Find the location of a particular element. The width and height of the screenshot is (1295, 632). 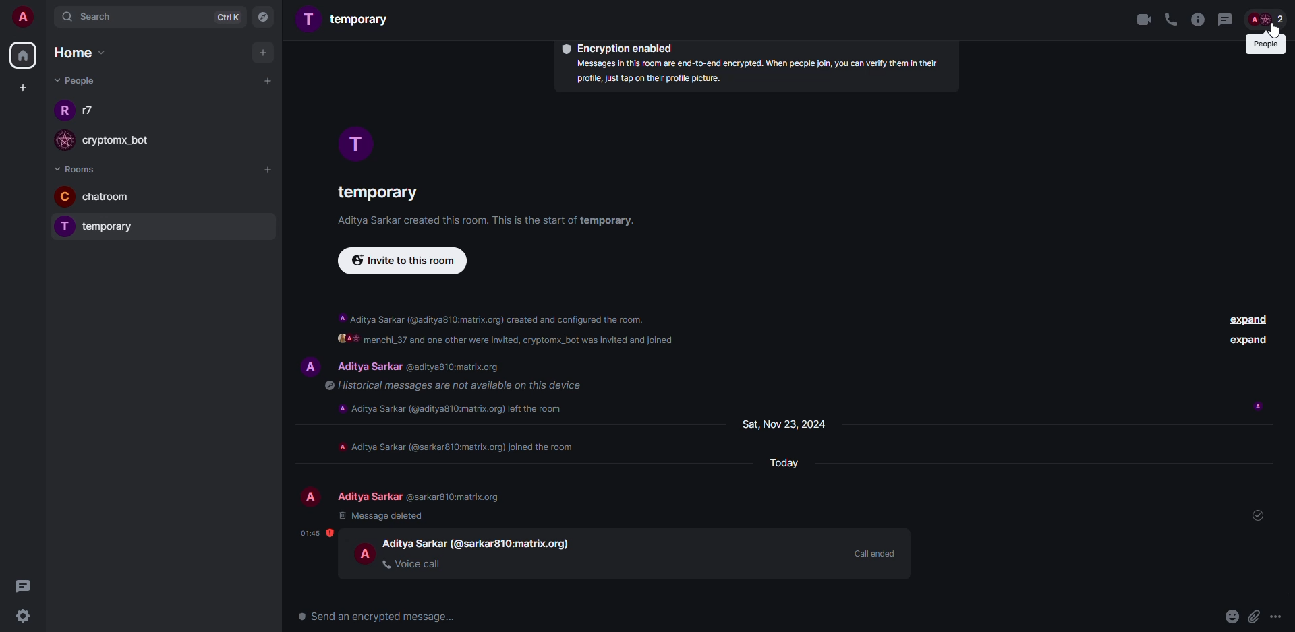

add is located at coordinates (269, 172).